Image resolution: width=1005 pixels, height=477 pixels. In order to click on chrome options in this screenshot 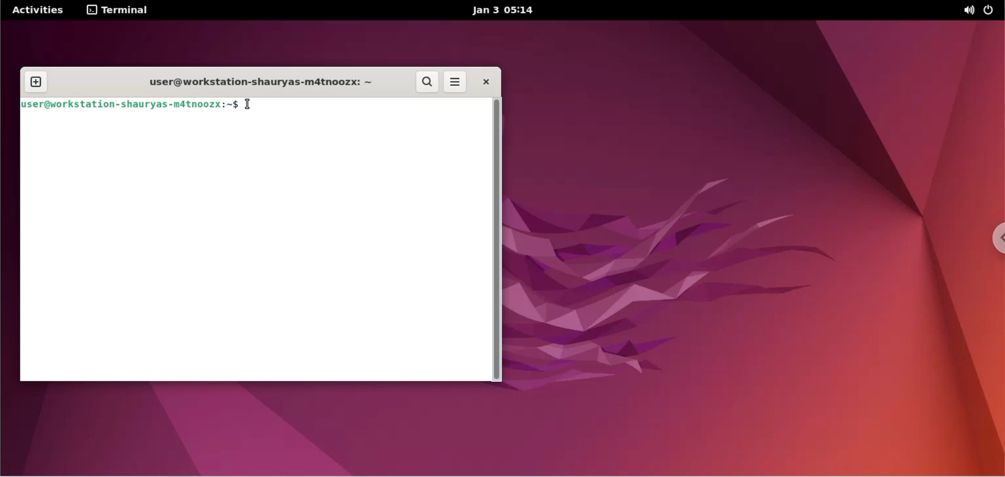, I will do `click(990, 238)`.